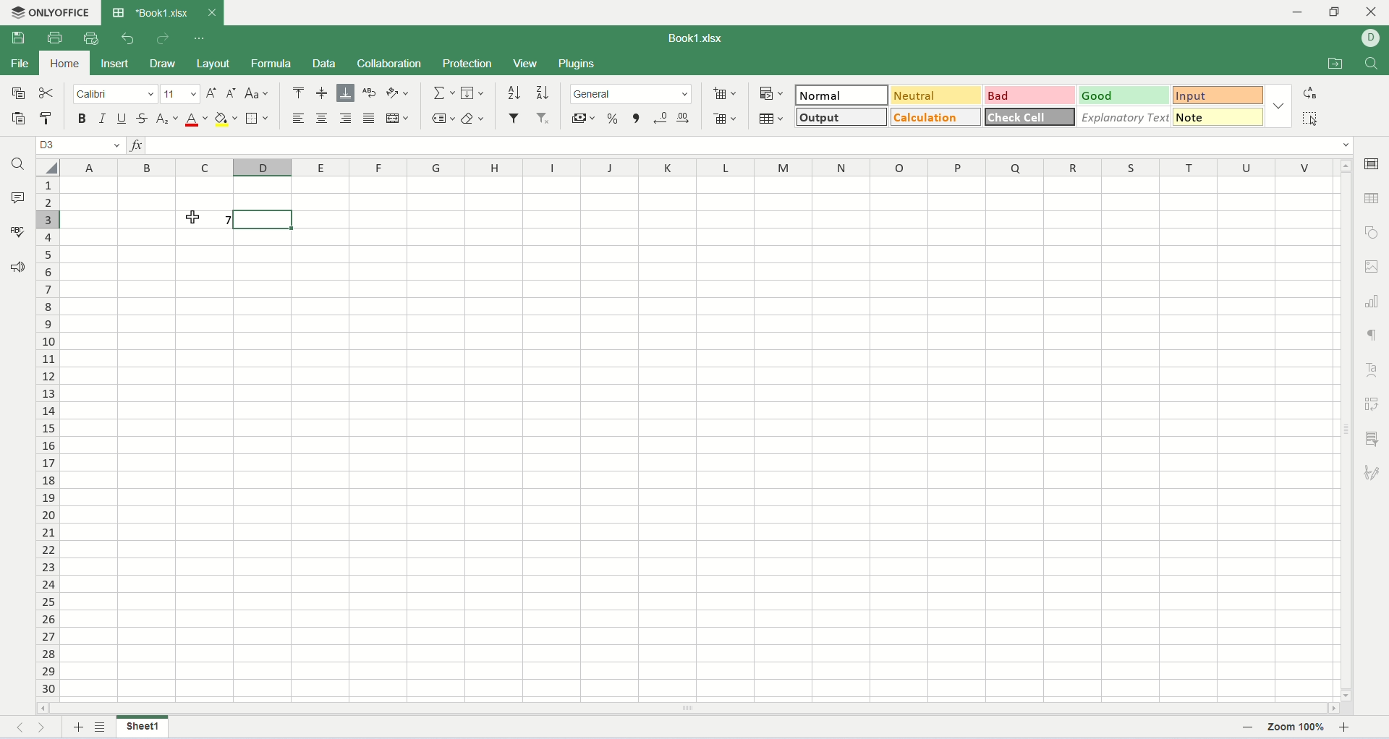  What do you see at coordinates (214, 64) in the screenshot?
I see `layout` at bounding box center [214, 64].